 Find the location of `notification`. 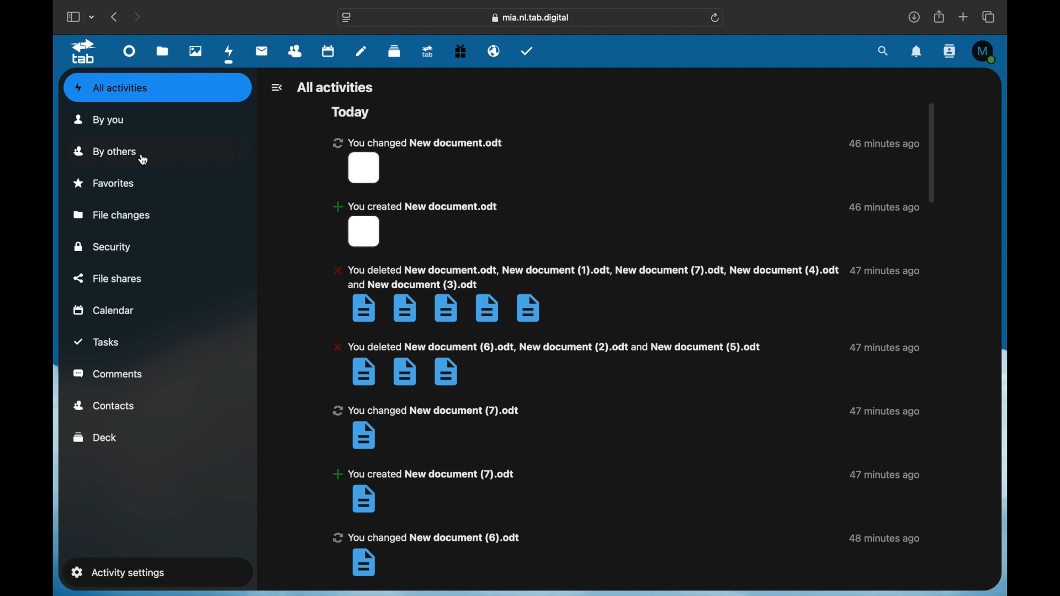

notification is located at coordinates (416, 225).